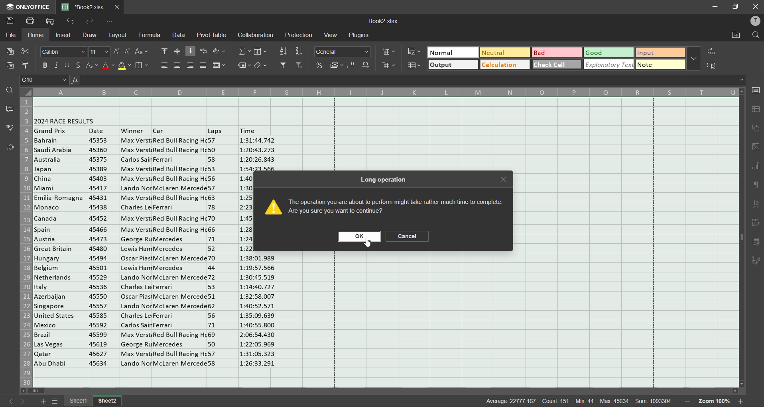 This screenshot has width=764, height=407. I want to click on align middle, so click(177, 52).